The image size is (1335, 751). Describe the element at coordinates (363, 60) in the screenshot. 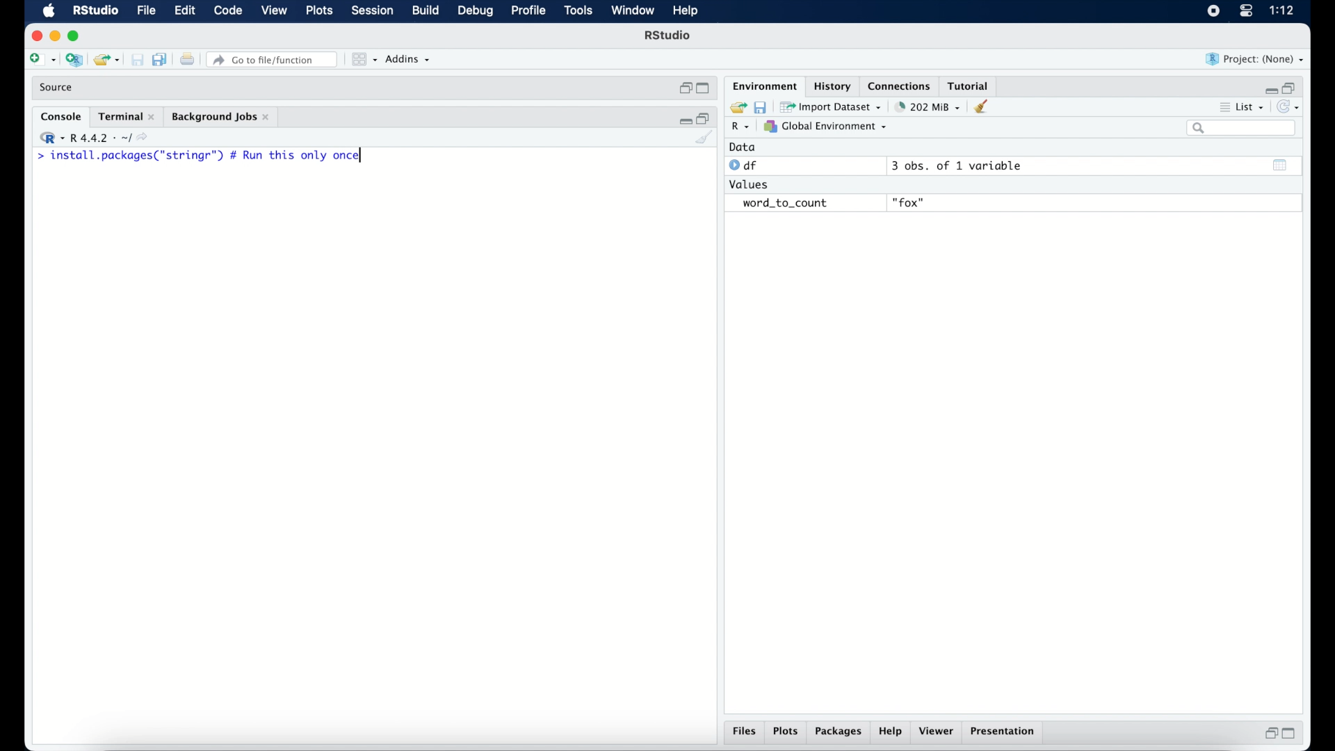

I see `view in pane` at that location.